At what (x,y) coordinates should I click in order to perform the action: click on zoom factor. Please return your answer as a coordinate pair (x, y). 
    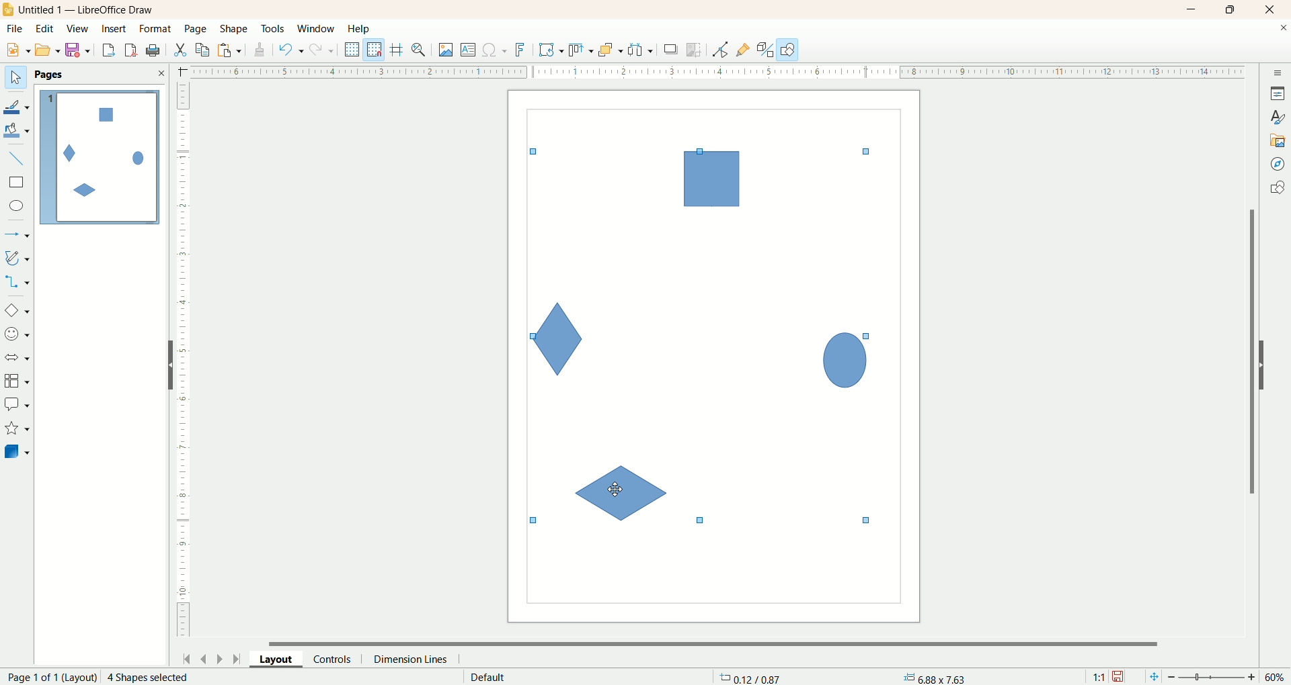
    Looking at the image, I should click on (1214, 678).